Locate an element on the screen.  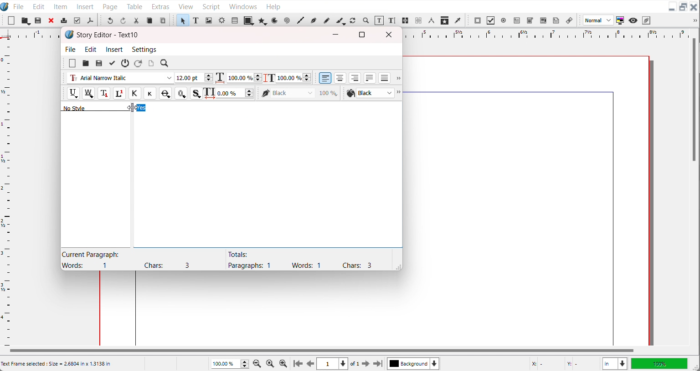
Minimize is located at coordinates (672, 7).